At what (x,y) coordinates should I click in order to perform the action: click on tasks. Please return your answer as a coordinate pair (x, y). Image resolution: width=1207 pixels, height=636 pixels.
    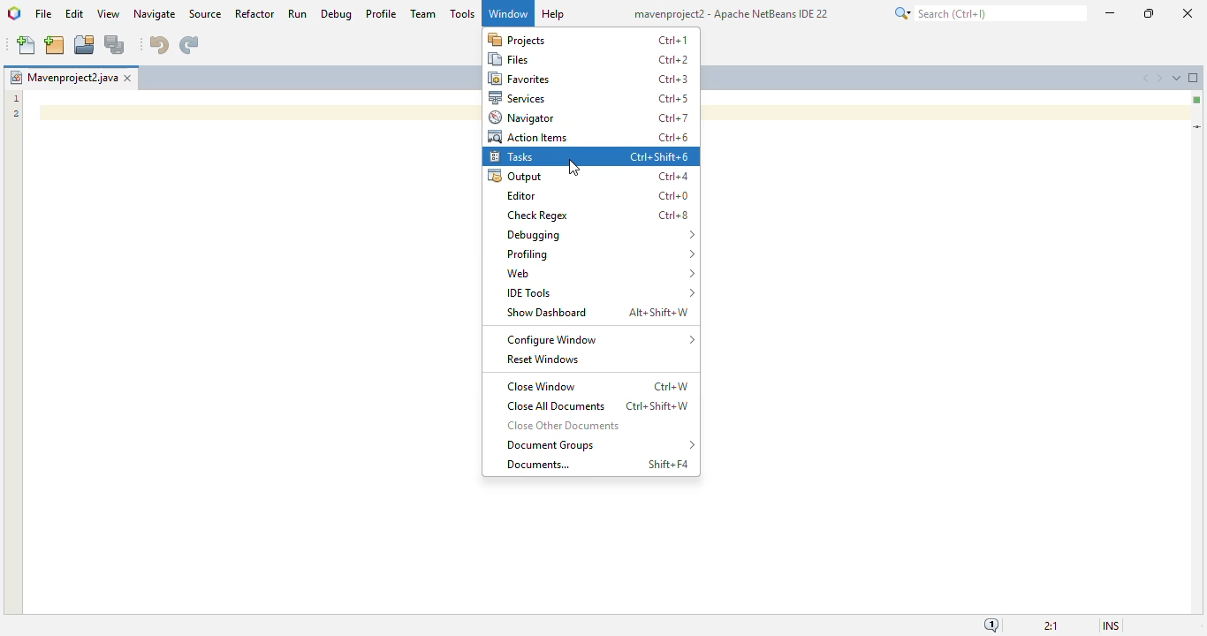
    Looking at the image, I should click on (511, 157).